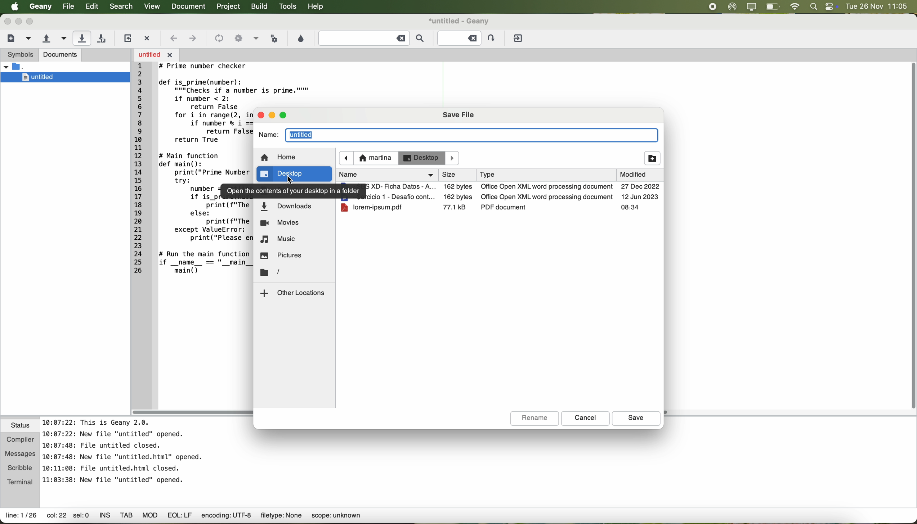  Describe the element at coordinates (293, 174) in the screenshot. I see `click on desktop` at that location.